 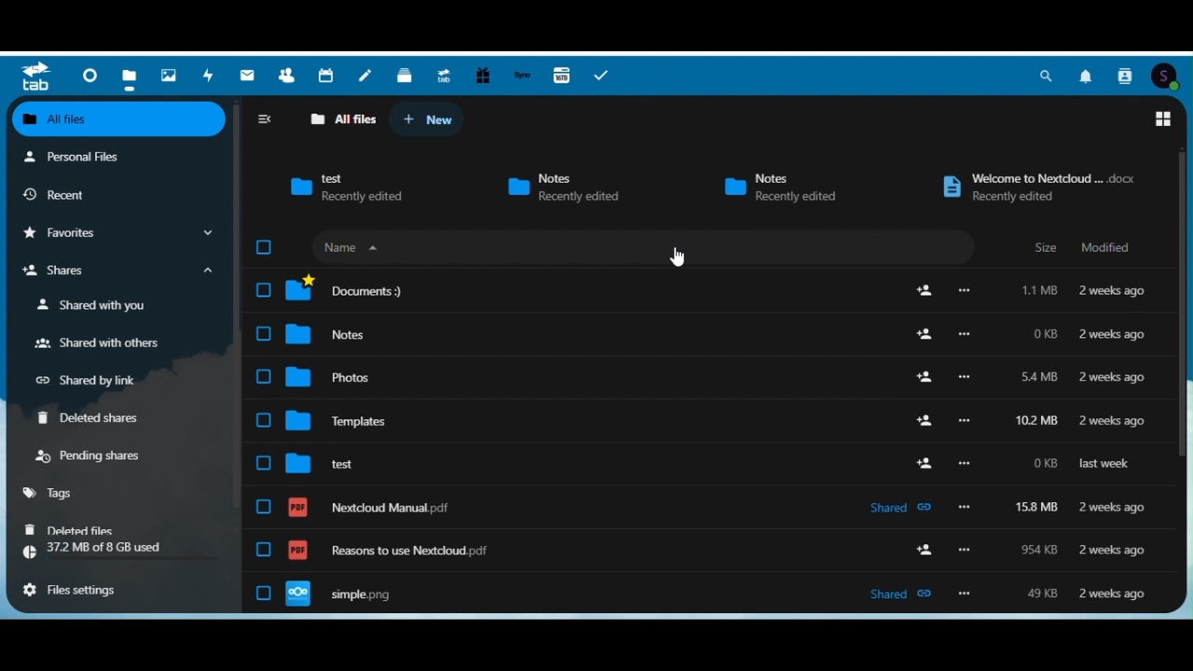 What do you see at coordinates (122, 119) in the screenshot?
I see `All files` at bounding box center [122, 119].